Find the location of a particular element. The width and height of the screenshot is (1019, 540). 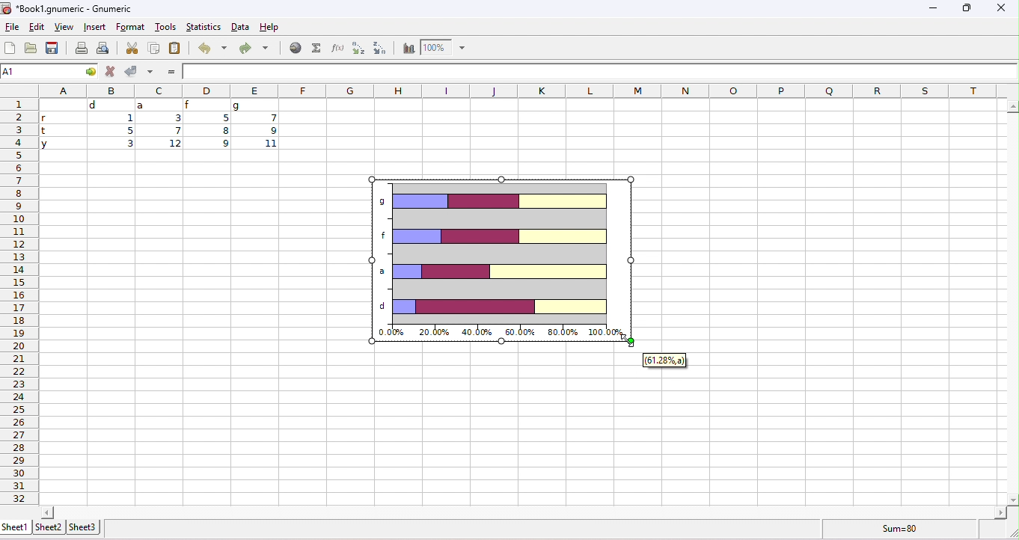

save is located at coordinates (52, 47).